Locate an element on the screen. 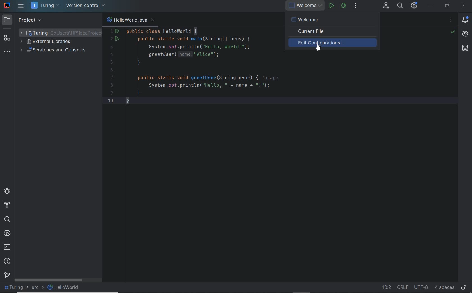 The image size is (472, 293). more actions is located at coordinates (355, 6).